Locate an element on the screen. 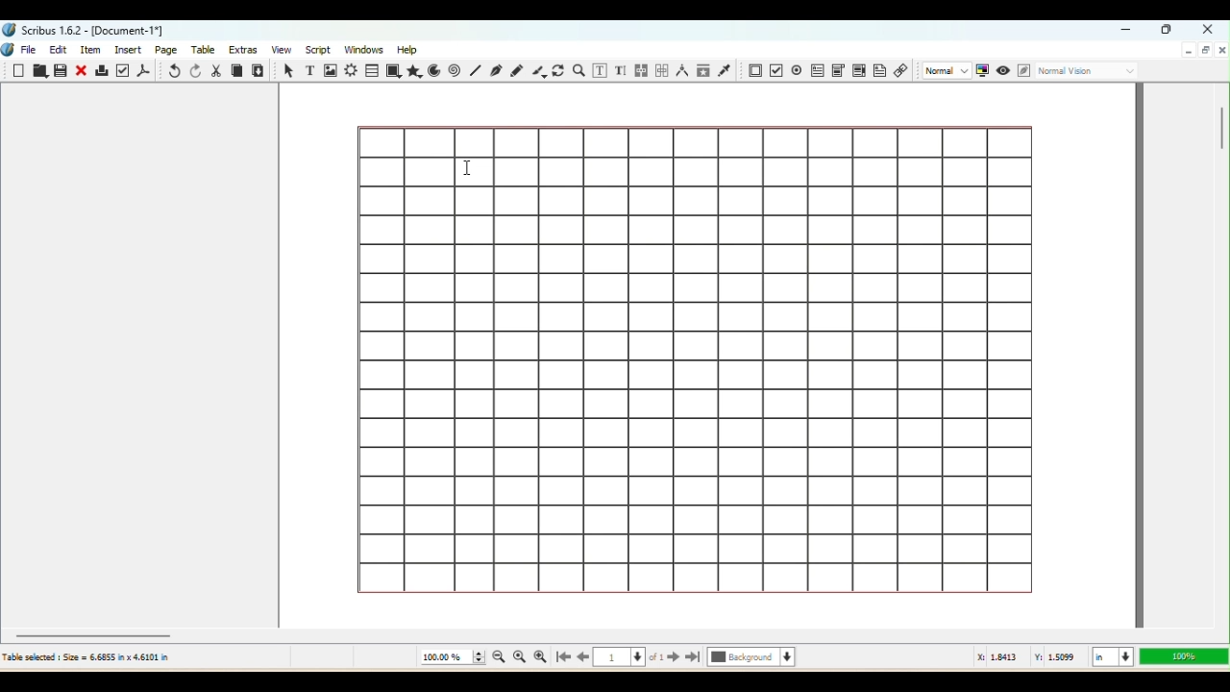 This screenshot has width=1230, height=692. Line is located at coordinates (475, 71).